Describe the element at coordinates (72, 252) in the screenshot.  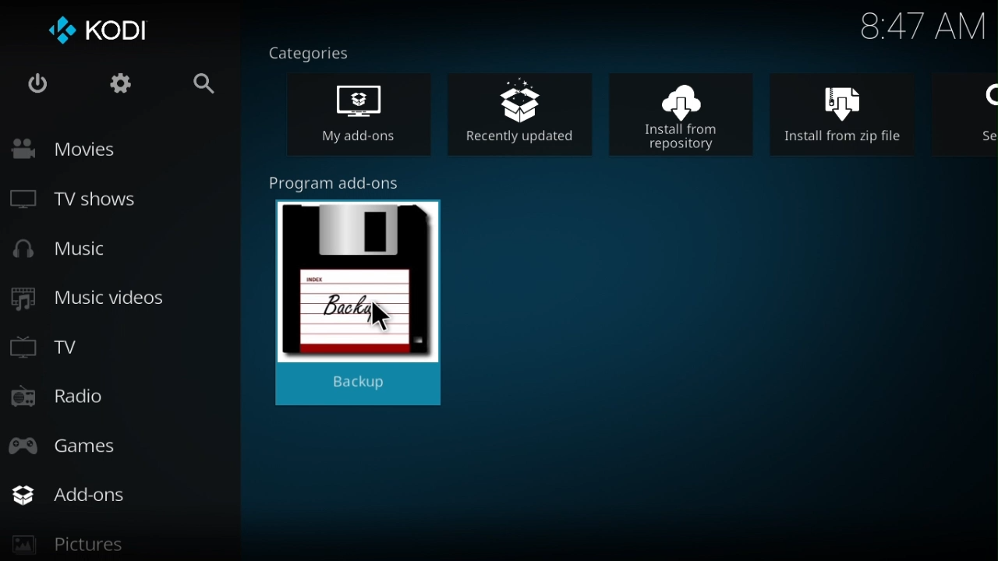
I see `Music` at that location.